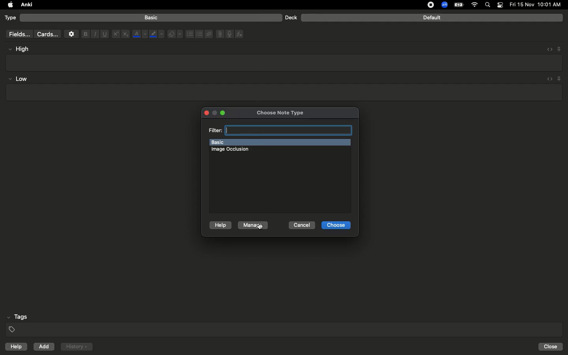 The image size is (568, 355). What do you see at coordinates (548, 79) in the screenshot?
I see `Embed` at bounding box center [548, 79].